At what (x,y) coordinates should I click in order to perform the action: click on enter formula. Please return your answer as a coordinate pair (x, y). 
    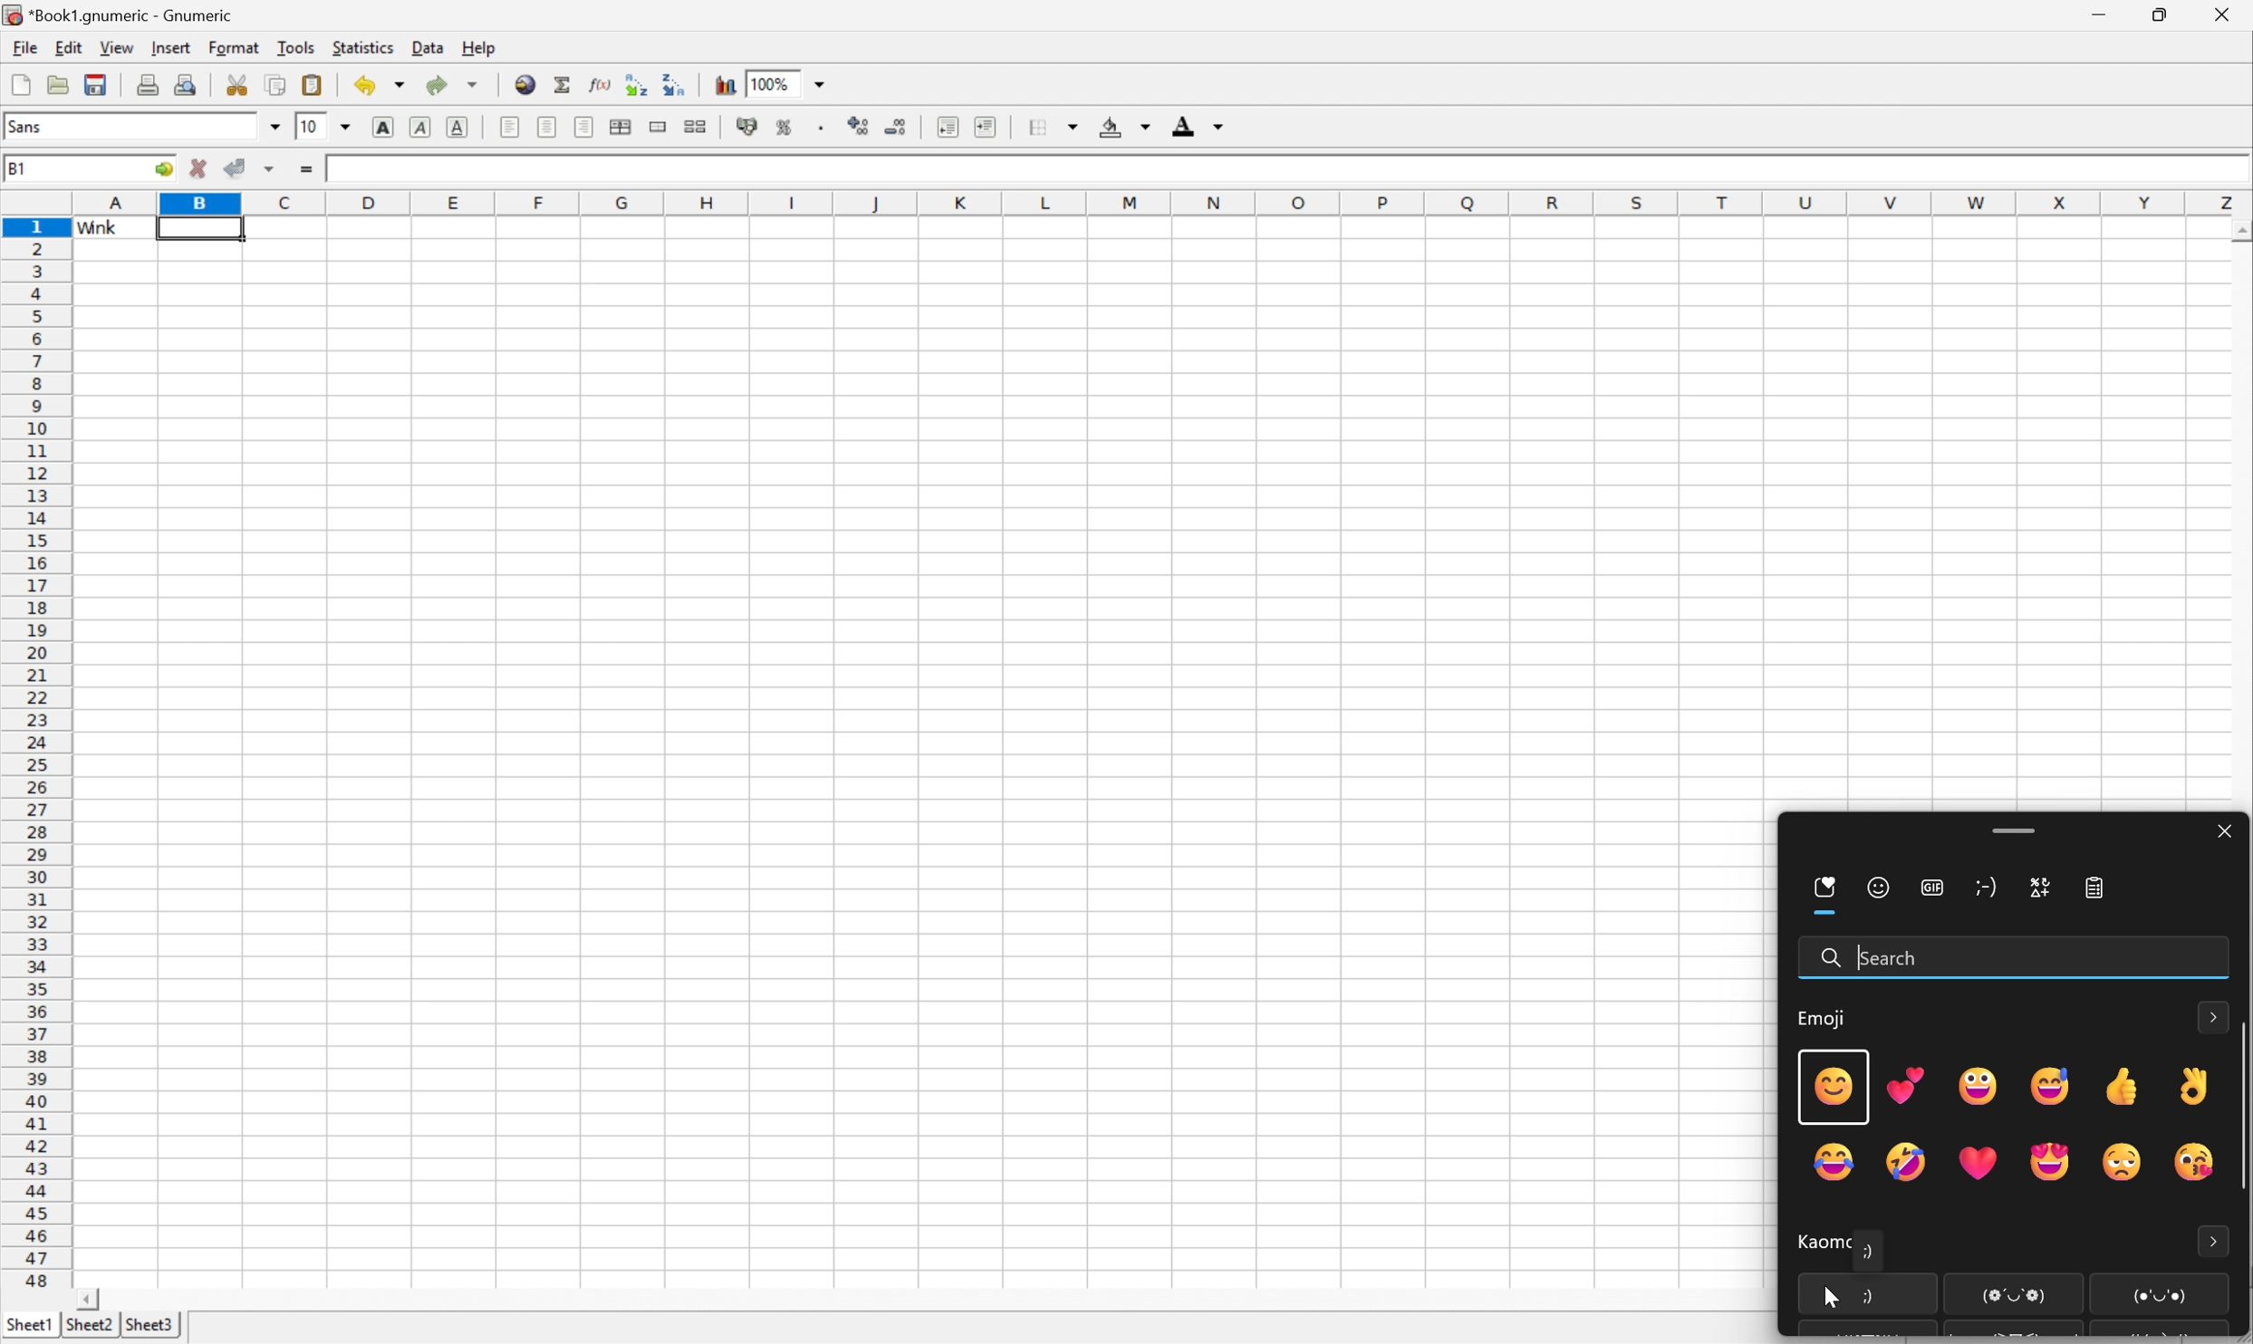
    Looking at the image, I should click on (305, 170).